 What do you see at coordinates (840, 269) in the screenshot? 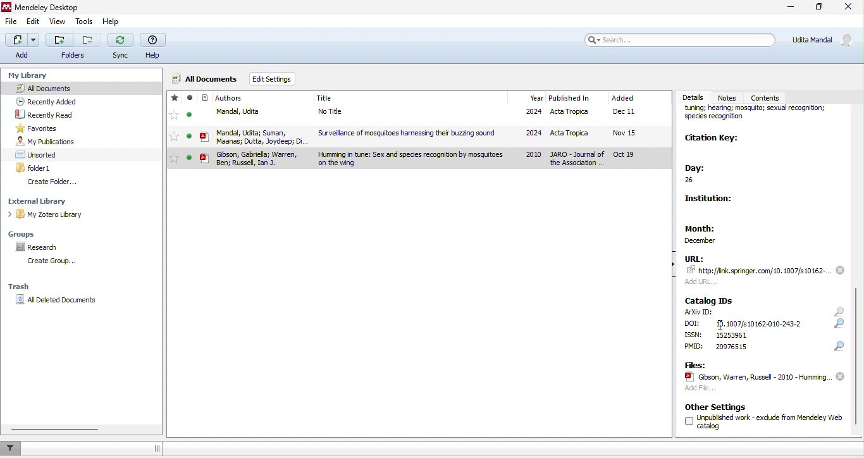
I see `remove` at bounding box center [840, 269].